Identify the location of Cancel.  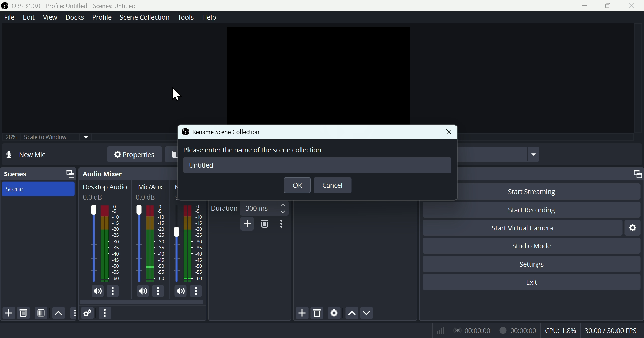
(334, 186).